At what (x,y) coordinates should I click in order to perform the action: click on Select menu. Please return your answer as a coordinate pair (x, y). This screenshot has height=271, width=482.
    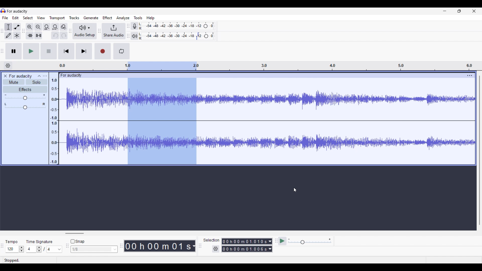
    Looking at the image, I should click on (28, 18).